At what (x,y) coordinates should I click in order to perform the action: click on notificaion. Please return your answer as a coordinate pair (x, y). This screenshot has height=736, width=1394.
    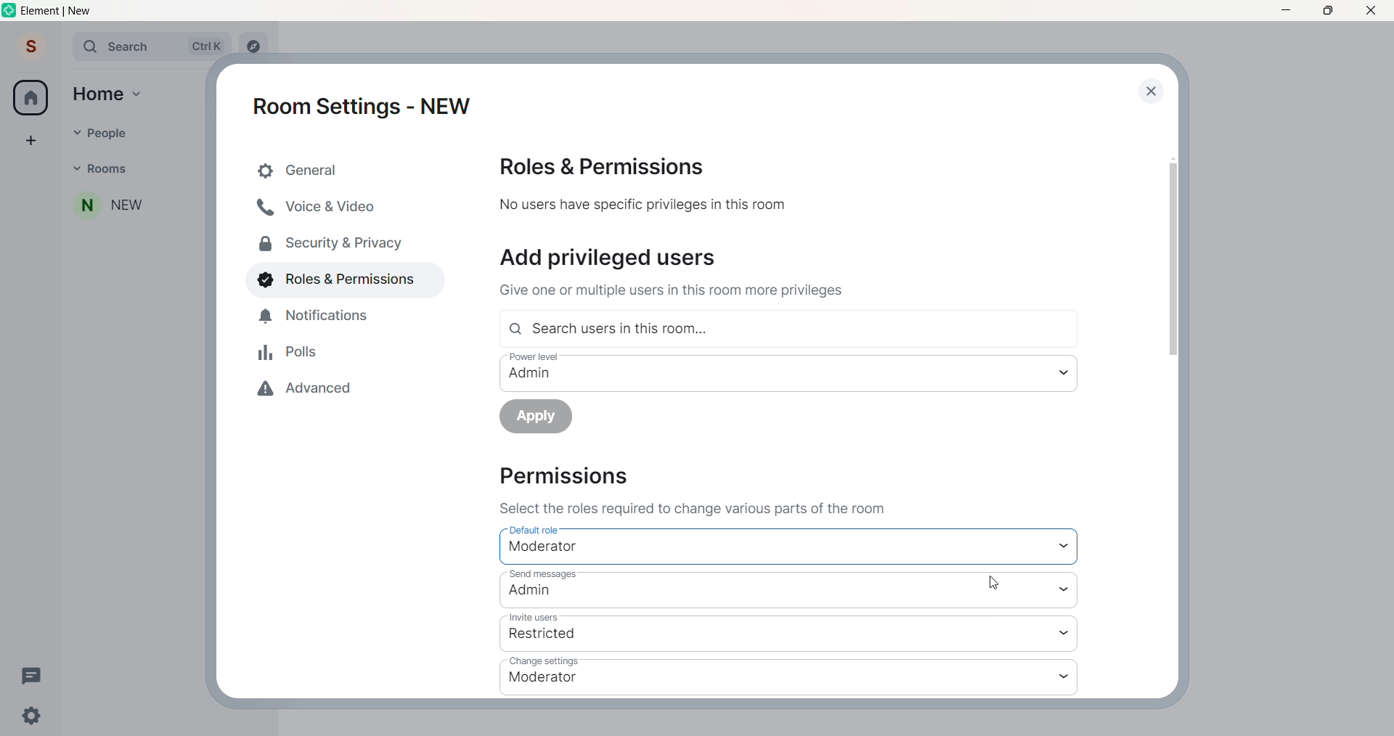
    Looking at the image, I should click on (314, 319).